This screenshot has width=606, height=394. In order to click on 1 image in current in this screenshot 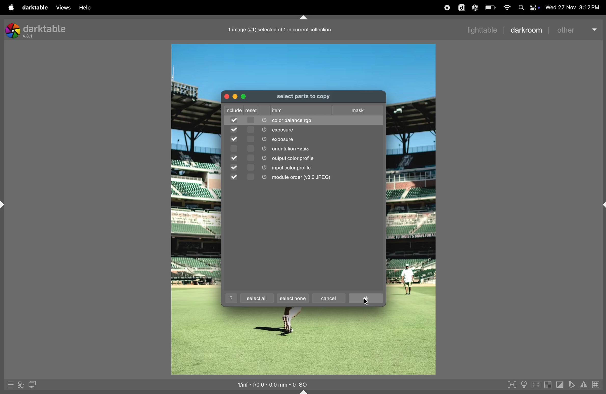, I will do `click(281, 30)`.